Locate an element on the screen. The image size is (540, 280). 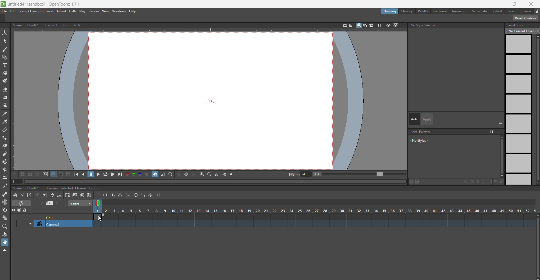
text is located at coordinates (59, 188).